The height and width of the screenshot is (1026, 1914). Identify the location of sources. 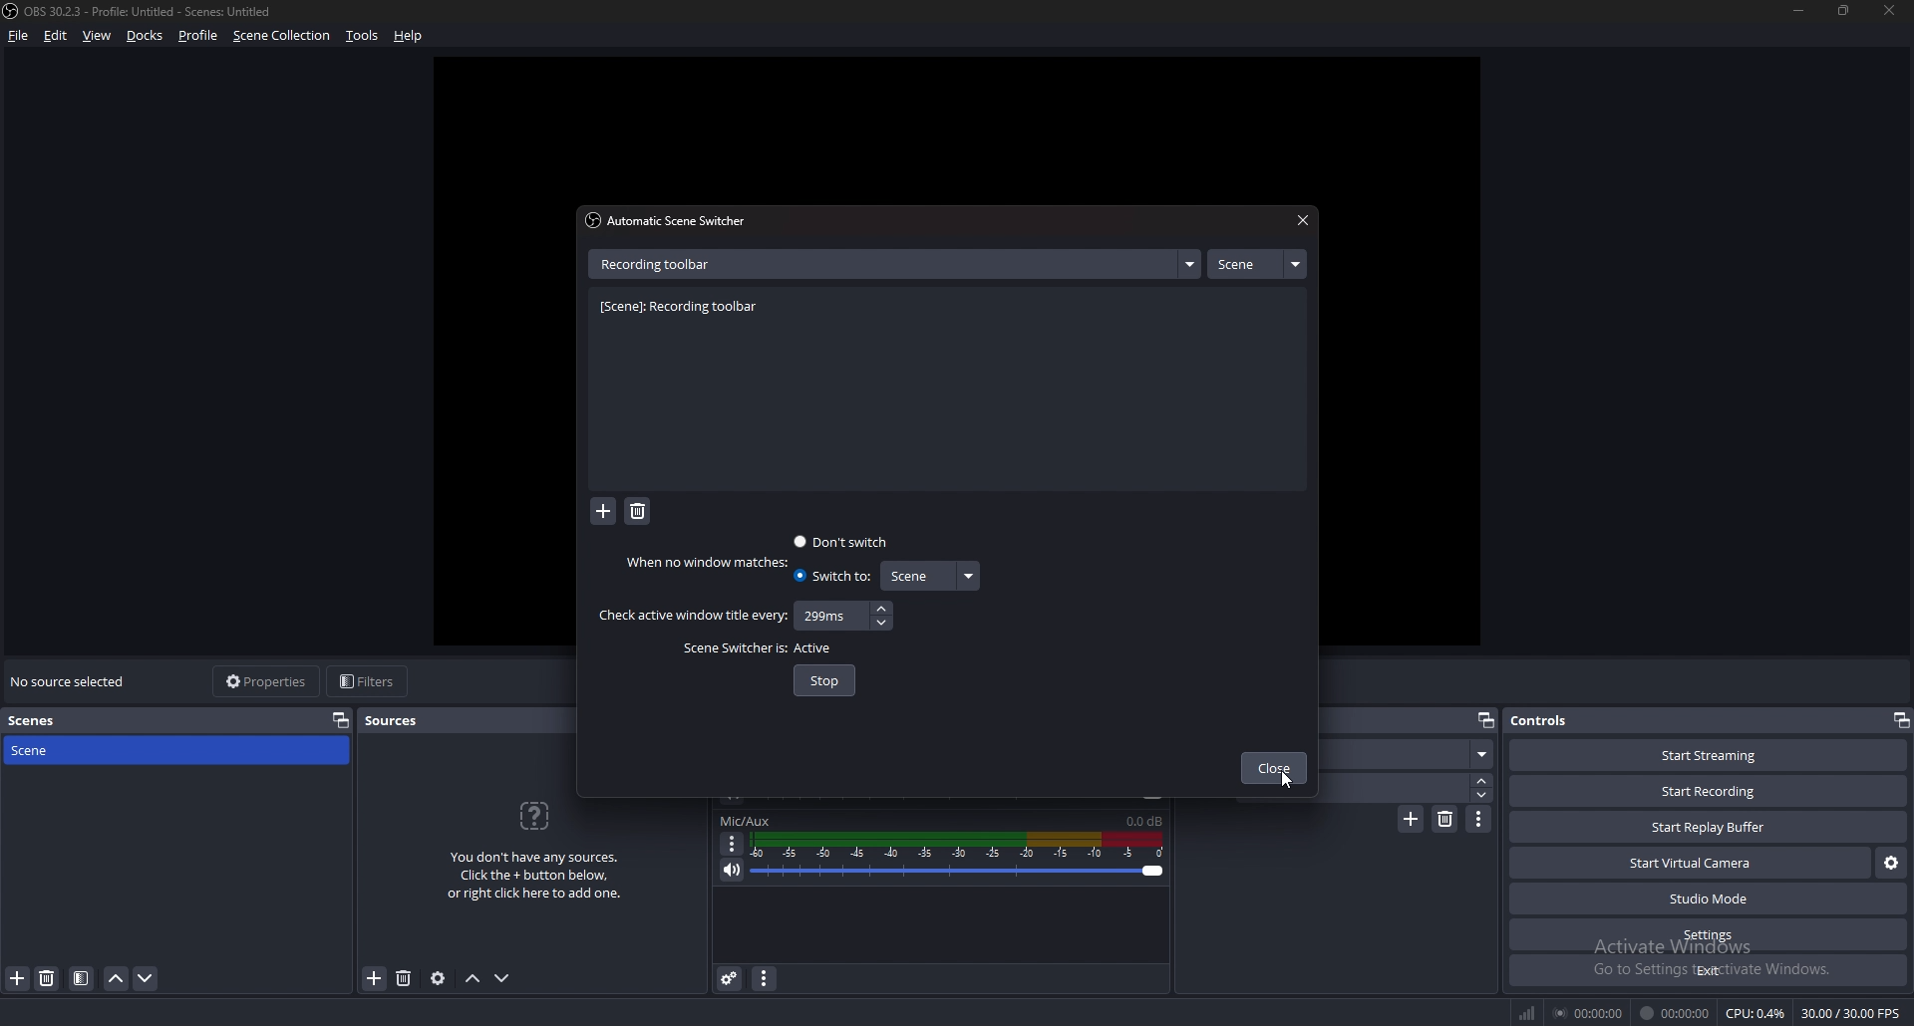
(401, 720).